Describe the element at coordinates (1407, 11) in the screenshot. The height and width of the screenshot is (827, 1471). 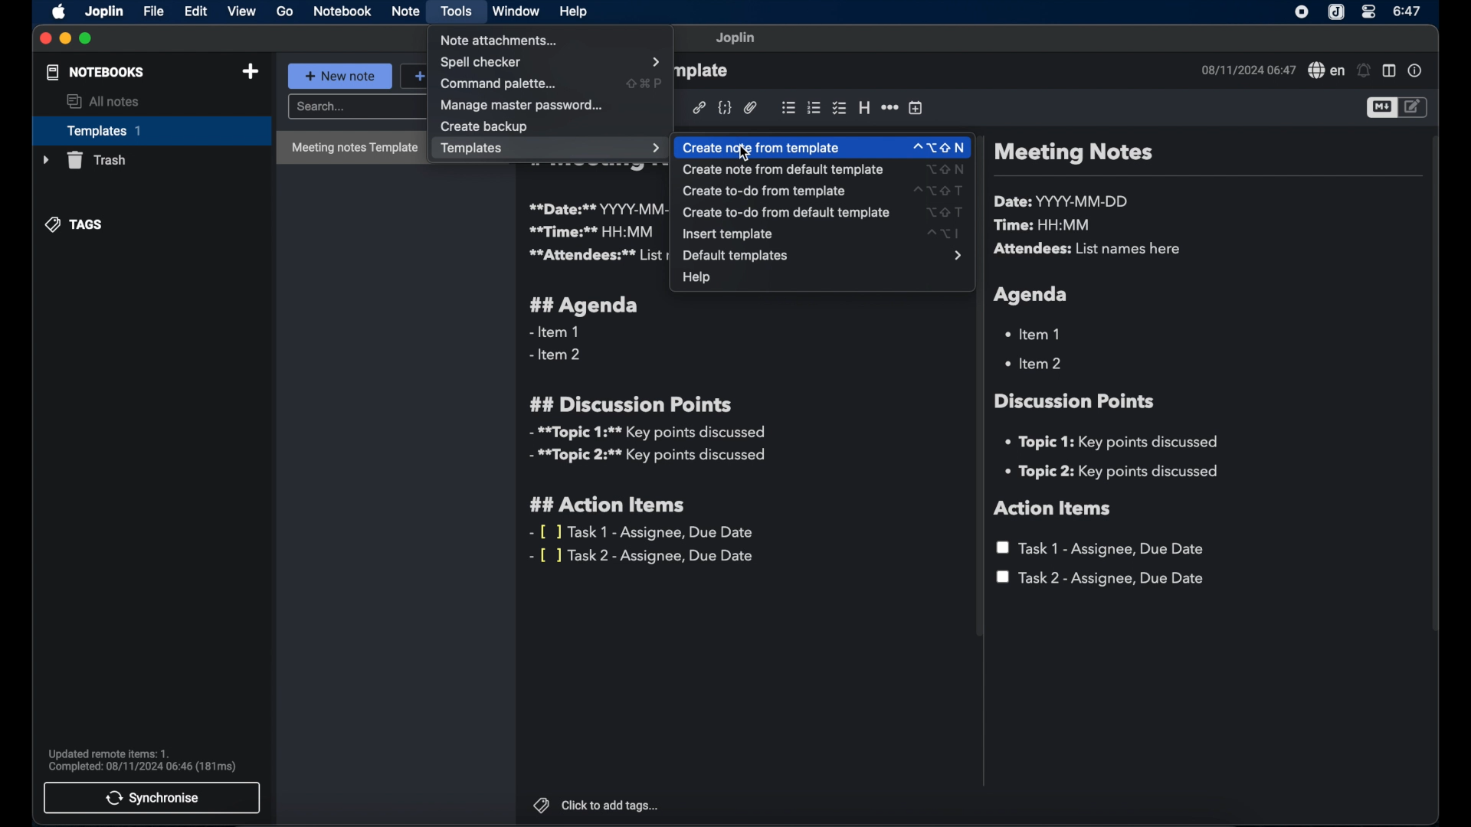
I see `6:47` at that location.